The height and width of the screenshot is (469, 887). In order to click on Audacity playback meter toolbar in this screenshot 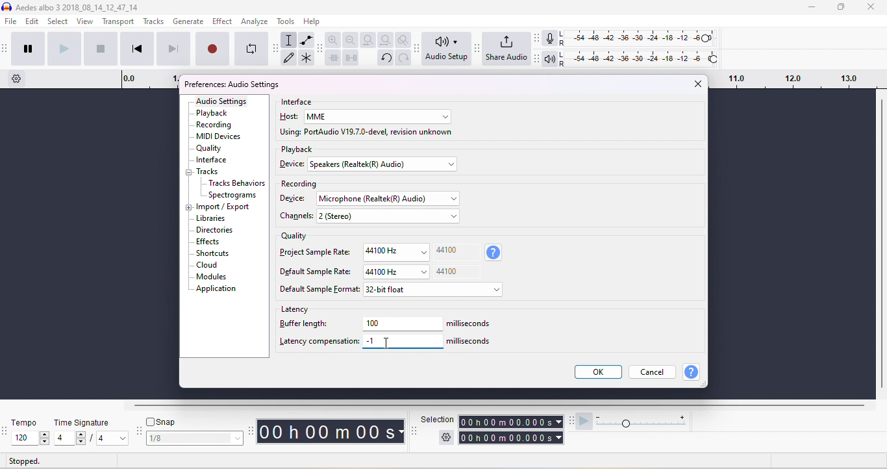, I will do `click(538, 59)`.